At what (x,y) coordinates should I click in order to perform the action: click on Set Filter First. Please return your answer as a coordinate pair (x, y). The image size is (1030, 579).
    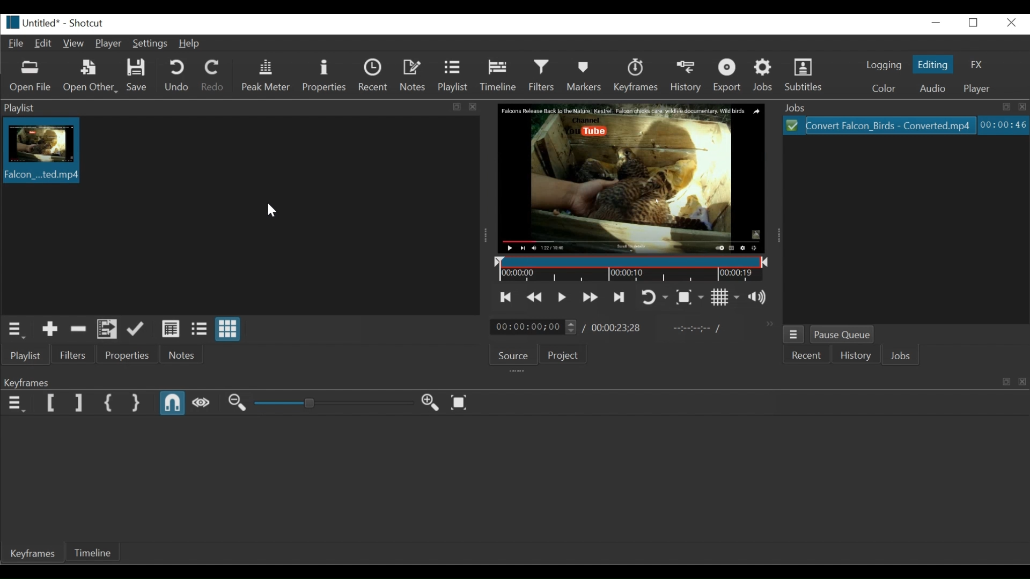
    Looking at the image, I should click on (53, 403).